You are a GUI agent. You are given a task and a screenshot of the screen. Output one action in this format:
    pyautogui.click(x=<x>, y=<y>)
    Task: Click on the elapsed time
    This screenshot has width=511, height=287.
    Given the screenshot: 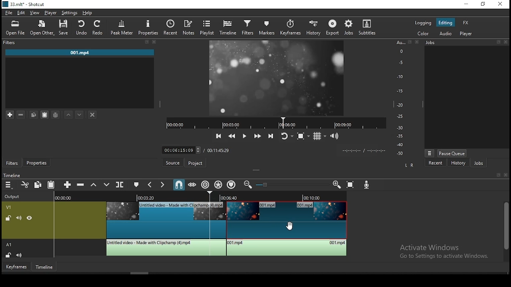 What is the action you would take?
    pyautogui.click(x=176, y=150)
    